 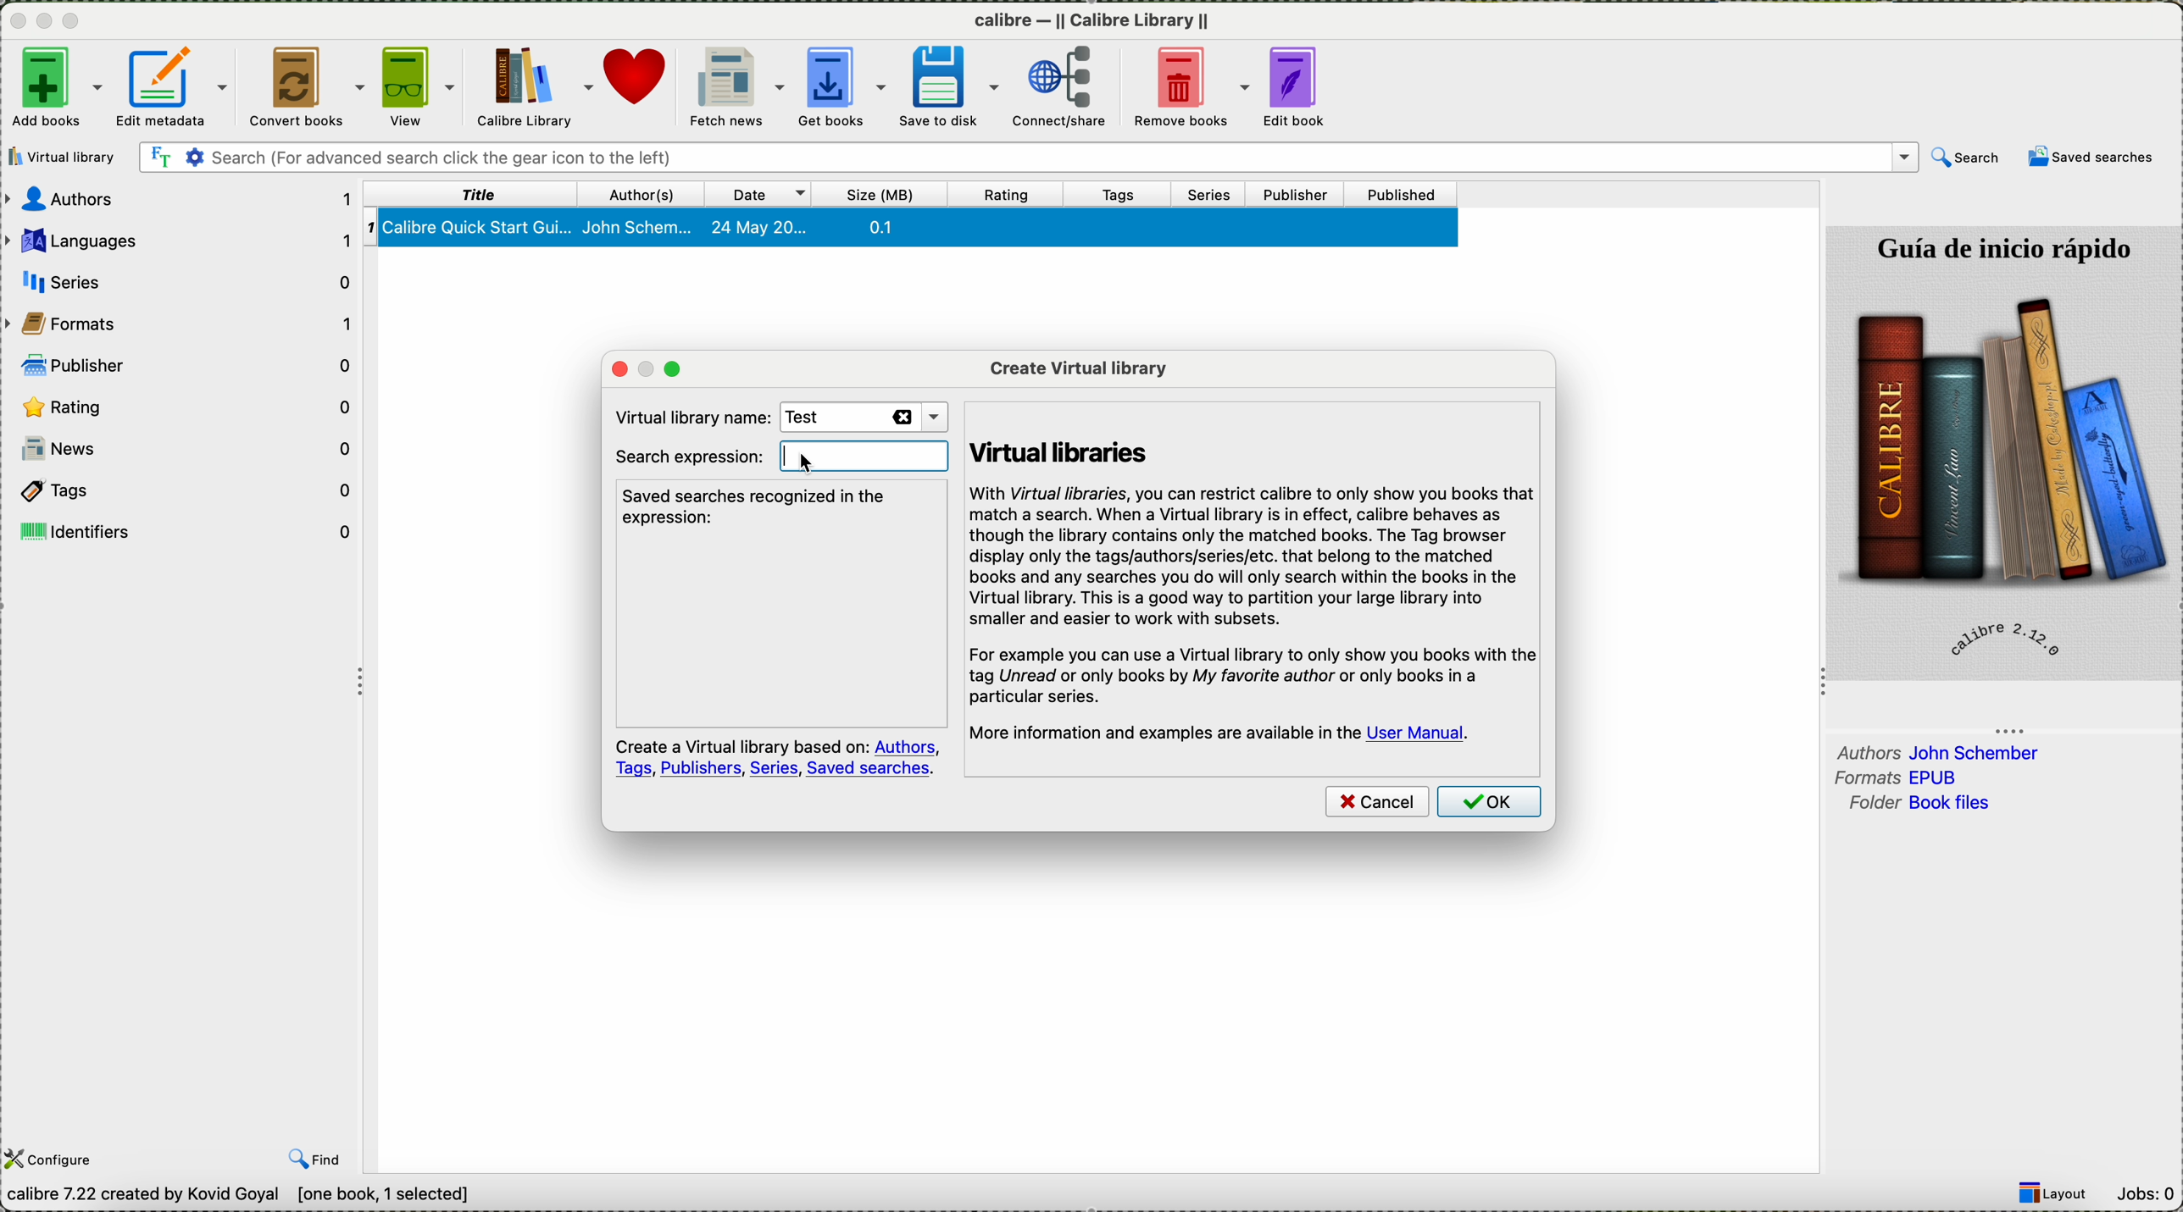 I want to click on size, so click(x=886, y=192).